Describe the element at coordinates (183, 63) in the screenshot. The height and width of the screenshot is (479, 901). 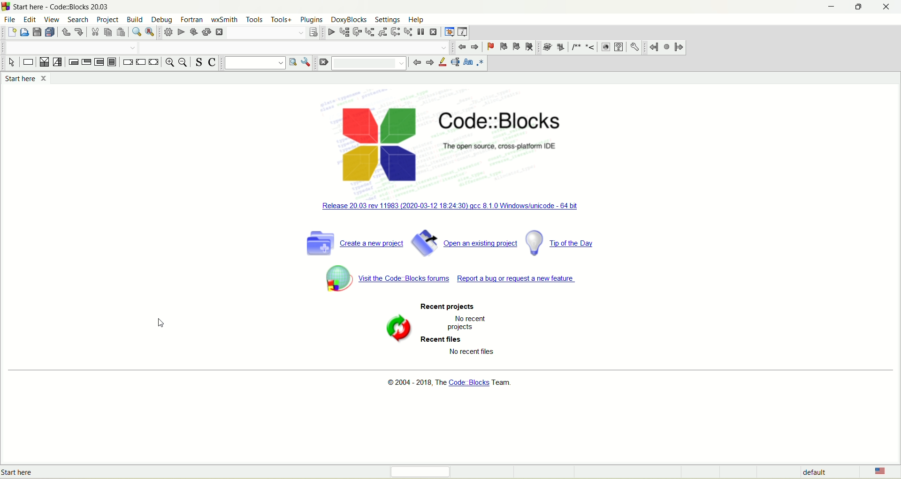
I see `zoom out` at that location.